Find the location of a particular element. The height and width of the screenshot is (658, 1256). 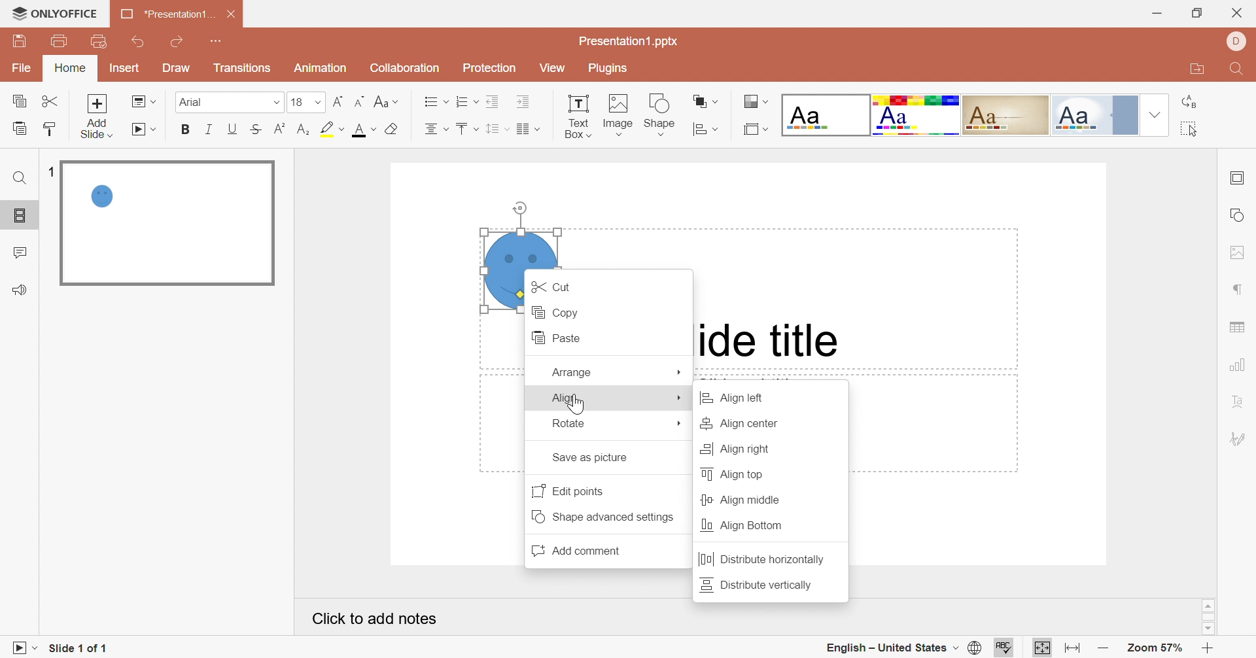

Select slide size is located at coordinates (756, 130).